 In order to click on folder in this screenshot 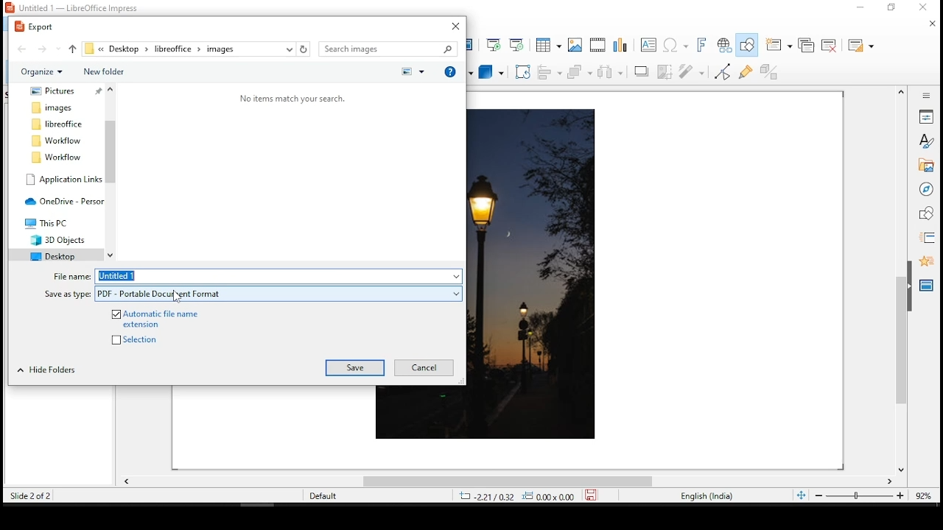, I will do `click(56, 141)`.